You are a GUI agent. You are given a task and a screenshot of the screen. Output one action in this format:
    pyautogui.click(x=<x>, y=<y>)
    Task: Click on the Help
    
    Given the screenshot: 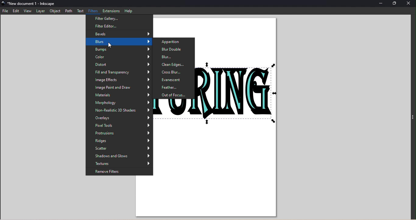 What is the action you would take?
    pyautogui.click(x=129, y=11)
    